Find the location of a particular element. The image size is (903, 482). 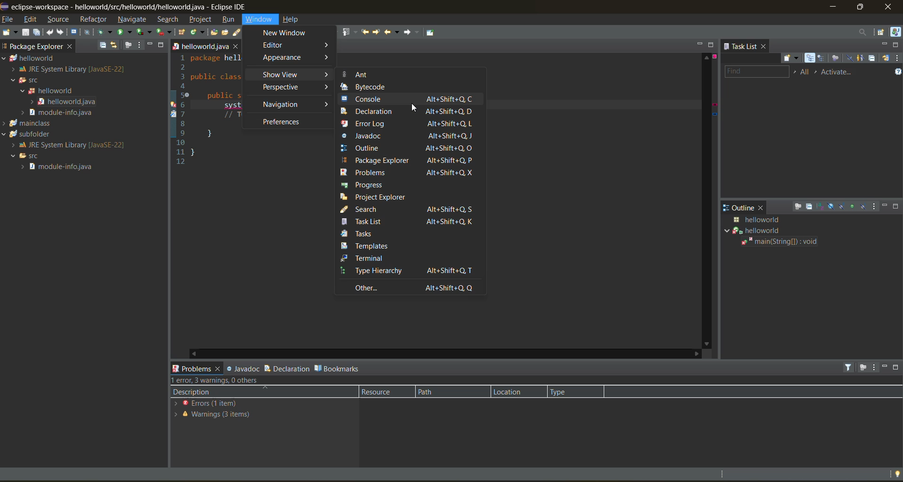

error info is located at coordinates (714, 90).